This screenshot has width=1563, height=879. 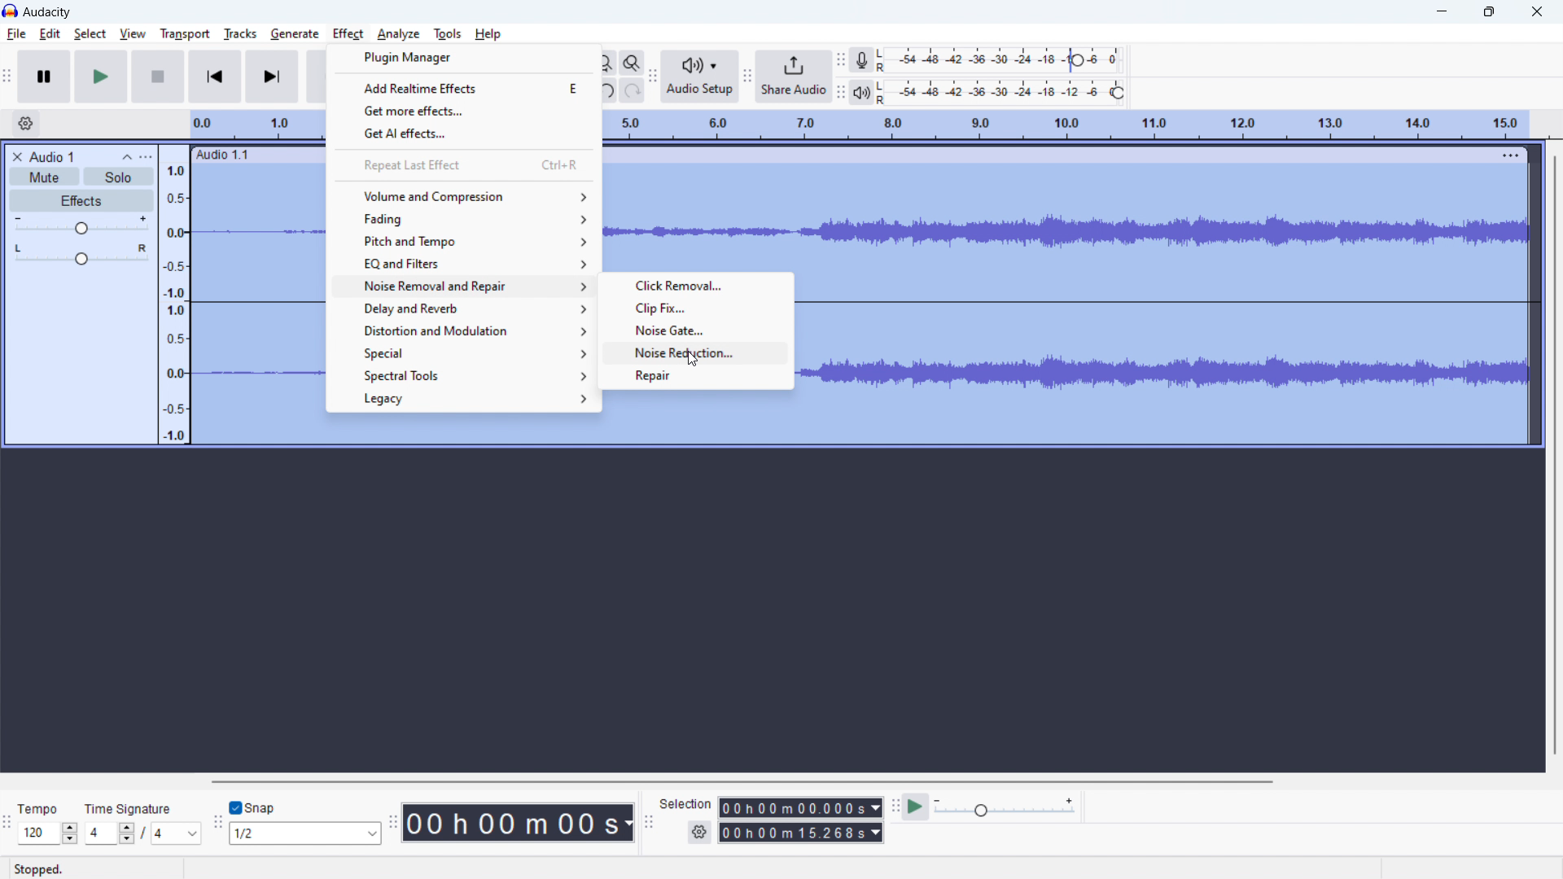 What do you see at coordinates (649, 819) in the screenshot?
I see `selection toolbar` at bounding box center [649, 819].